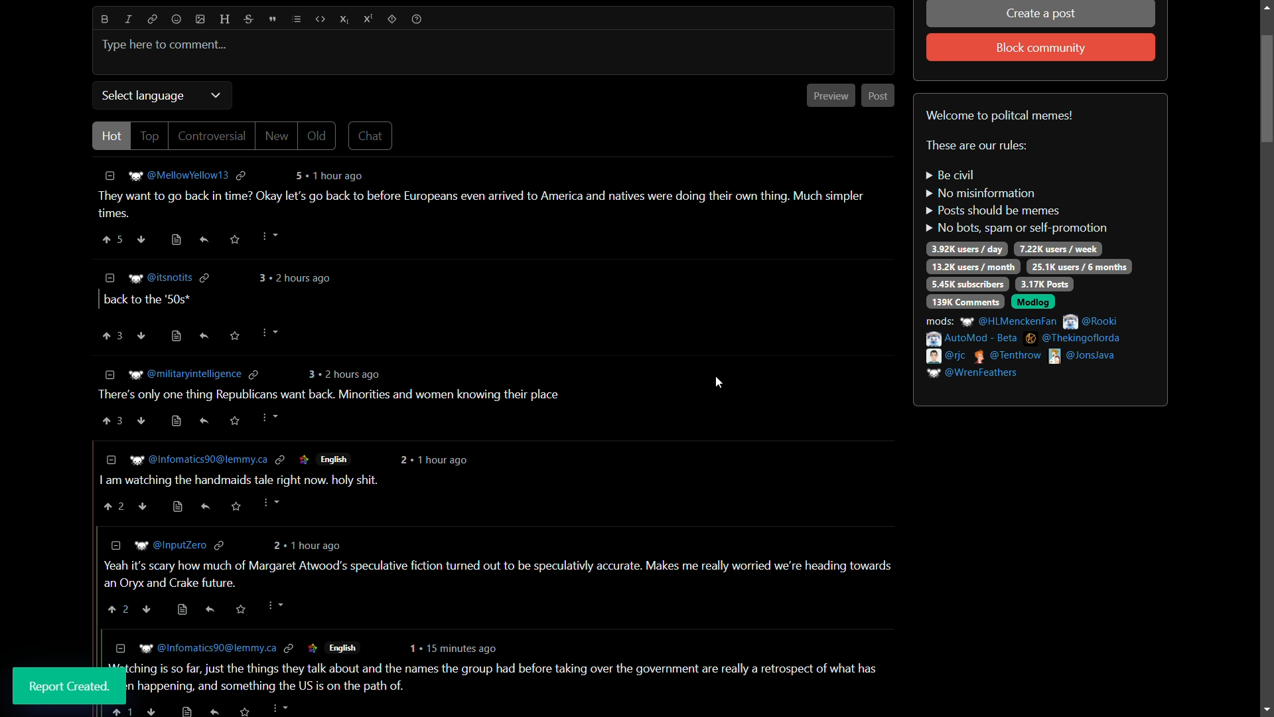  Describe the element at coordinates (371, 135) in the screenshot. I see `chat` at that location.